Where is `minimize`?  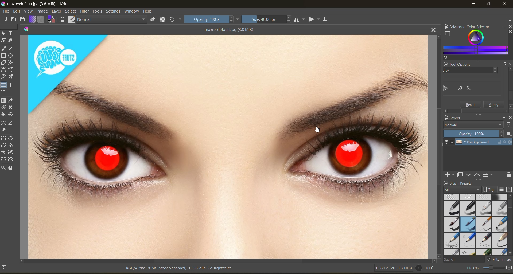 minimize is located at coordinates (474, 5).